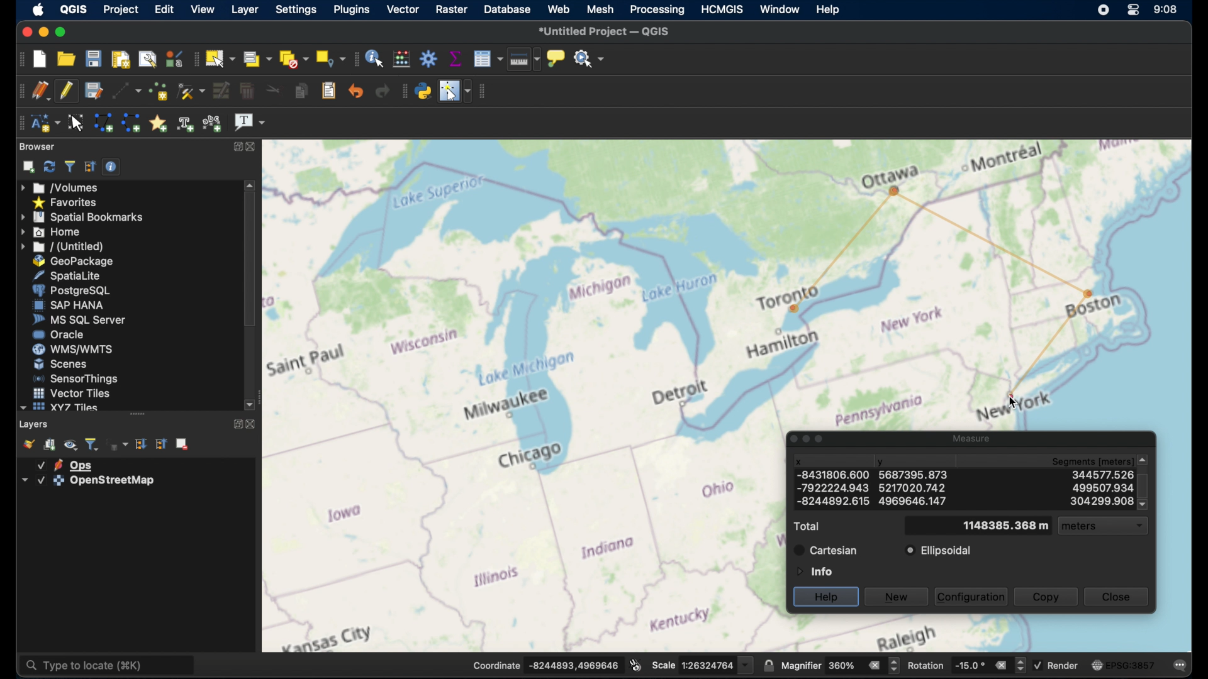 The width and height of the screenshot is (1208, 679). Describe the element at coordinates (50, 444) in the screenshot. I see `add group` at that location.